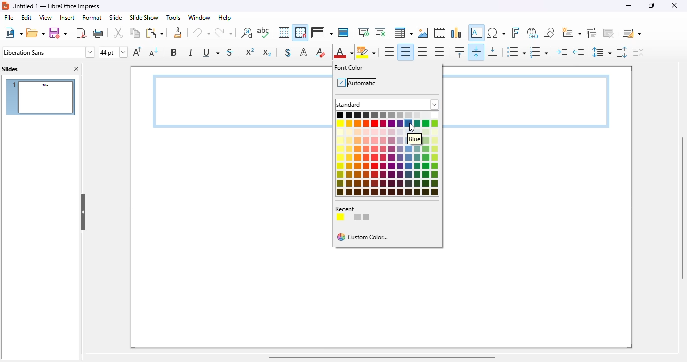 This screenshot has width=687, height=362. What do you see at coordinates (155, 33) in the screenshot?
I see `paste` at bounding box center [155, 33].